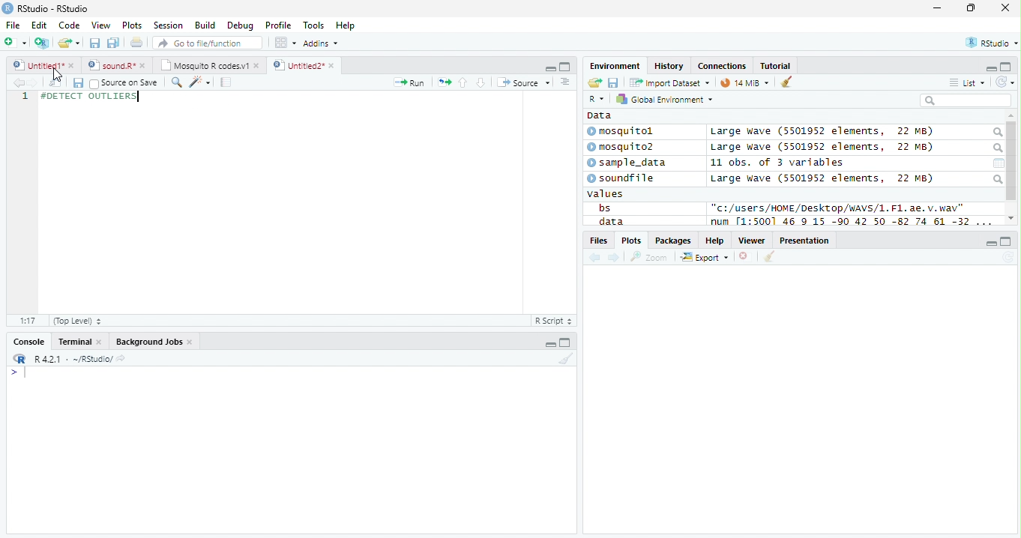 Image resolution: width=1021 pixels, height=538 pixels. Describe the element at coordinates (1006, 7) in the screenshot. I see `closse` at that location.